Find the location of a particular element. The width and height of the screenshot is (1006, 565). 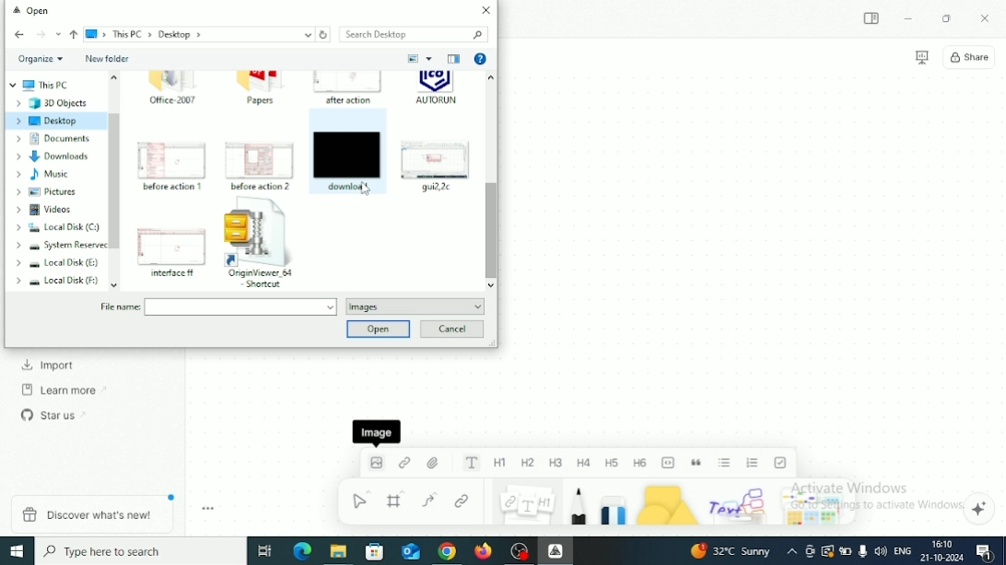

Google Chrome is located at coordinates (447, 551).